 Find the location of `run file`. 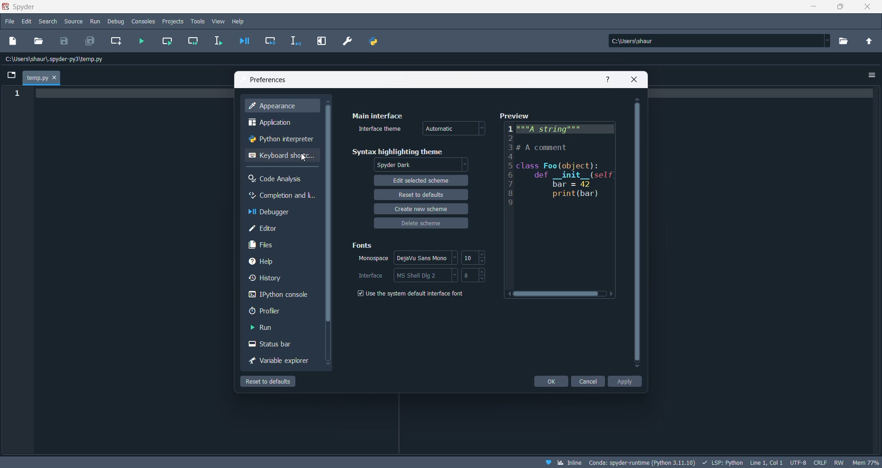

run file is located at coordinates (143, 42).